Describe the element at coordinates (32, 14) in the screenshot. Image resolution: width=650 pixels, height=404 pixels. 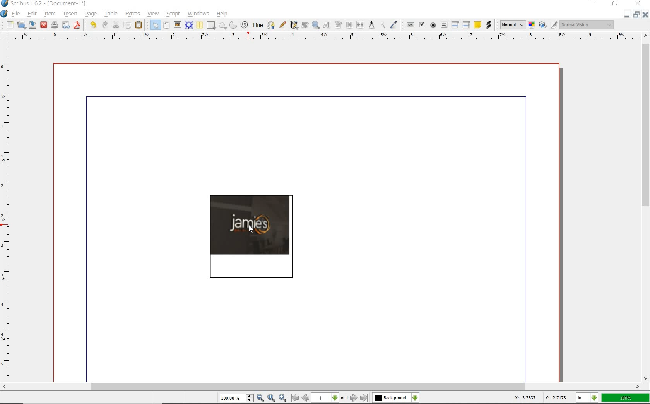
I see `edit` at that location.